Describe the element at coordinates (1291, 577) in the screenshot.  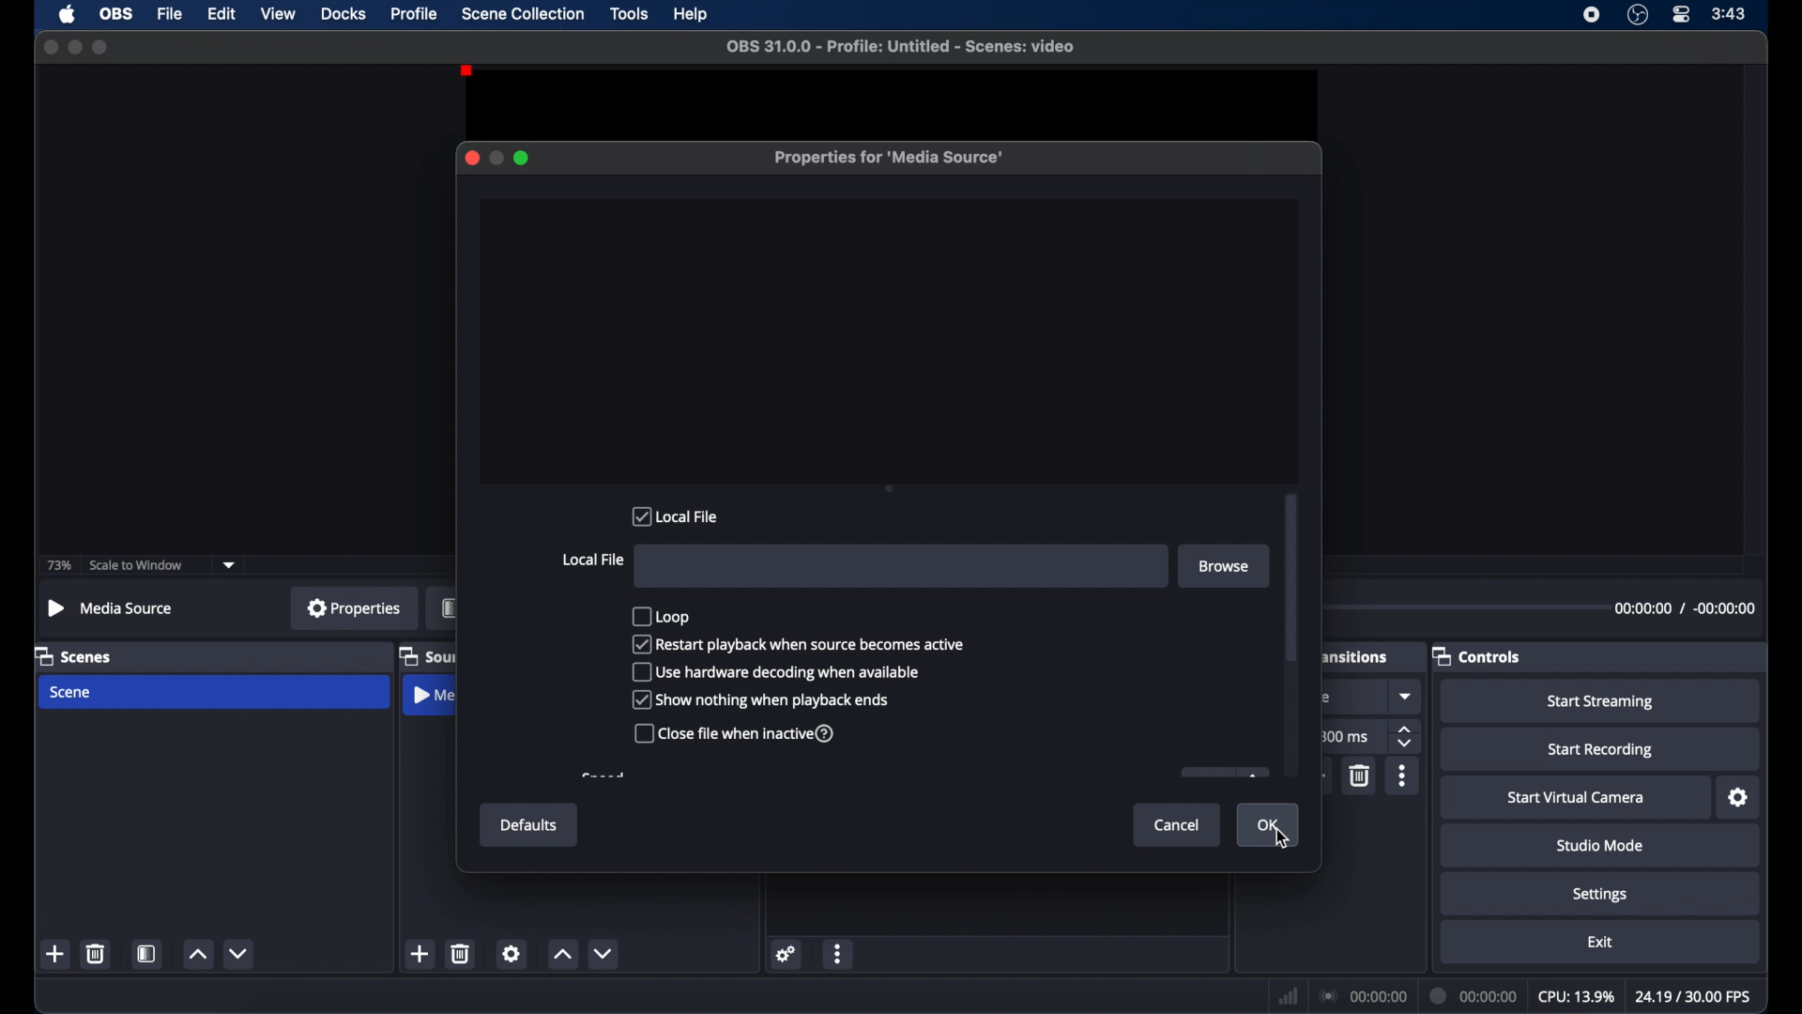
I see `scroll box` at that location.